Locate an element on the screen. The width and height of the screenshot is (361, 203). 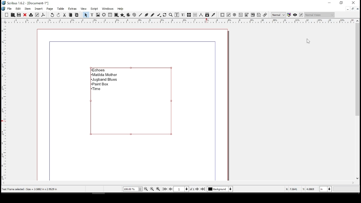
redo is located at coordinates (59, 15).